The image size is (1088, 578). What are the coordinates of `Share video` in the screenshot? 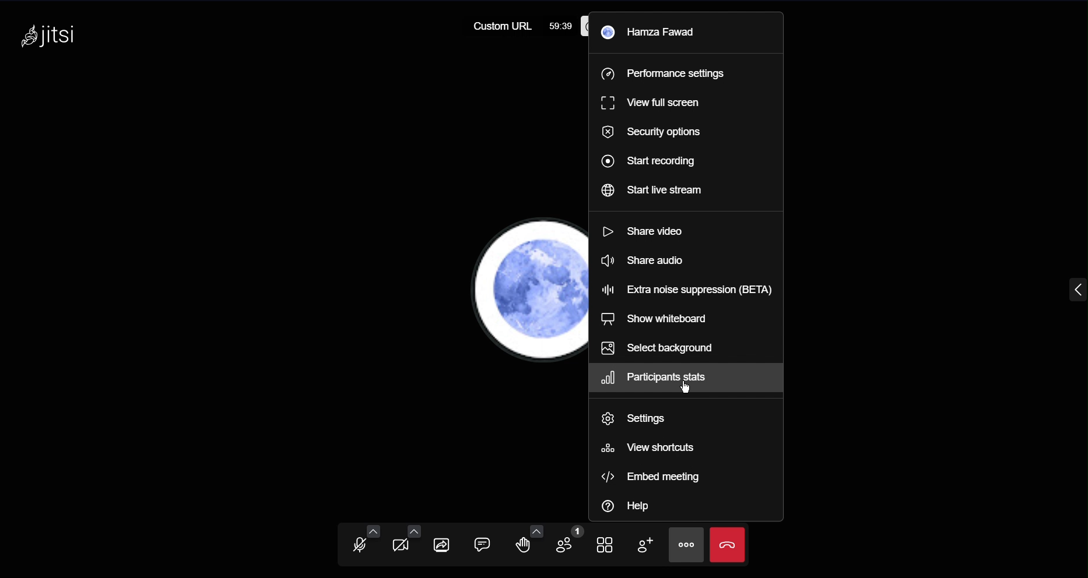 It's located at (648, 231).